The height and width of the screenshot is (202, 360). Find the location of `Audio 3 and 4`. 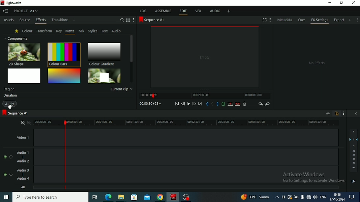

Audio 3 and 4 is located at coordinates (206, 175).